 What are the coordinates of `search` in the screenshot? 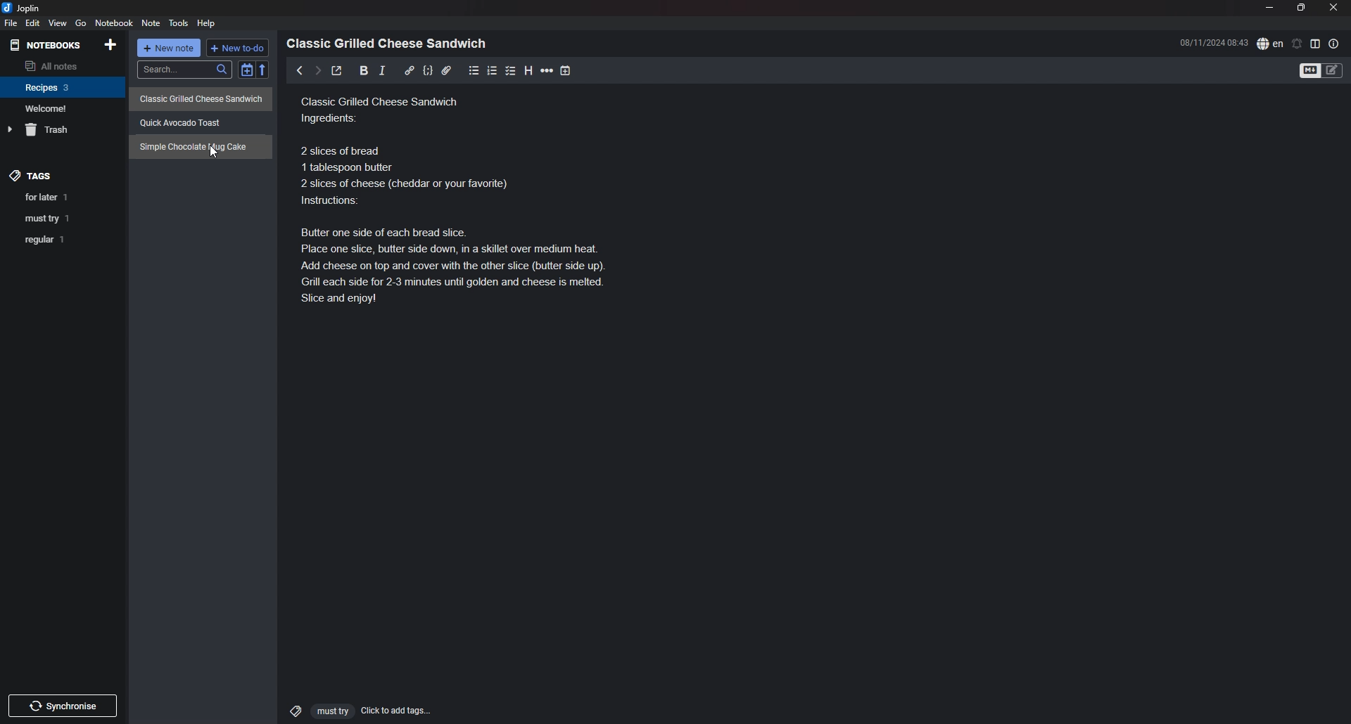 It's located at (184, 70).